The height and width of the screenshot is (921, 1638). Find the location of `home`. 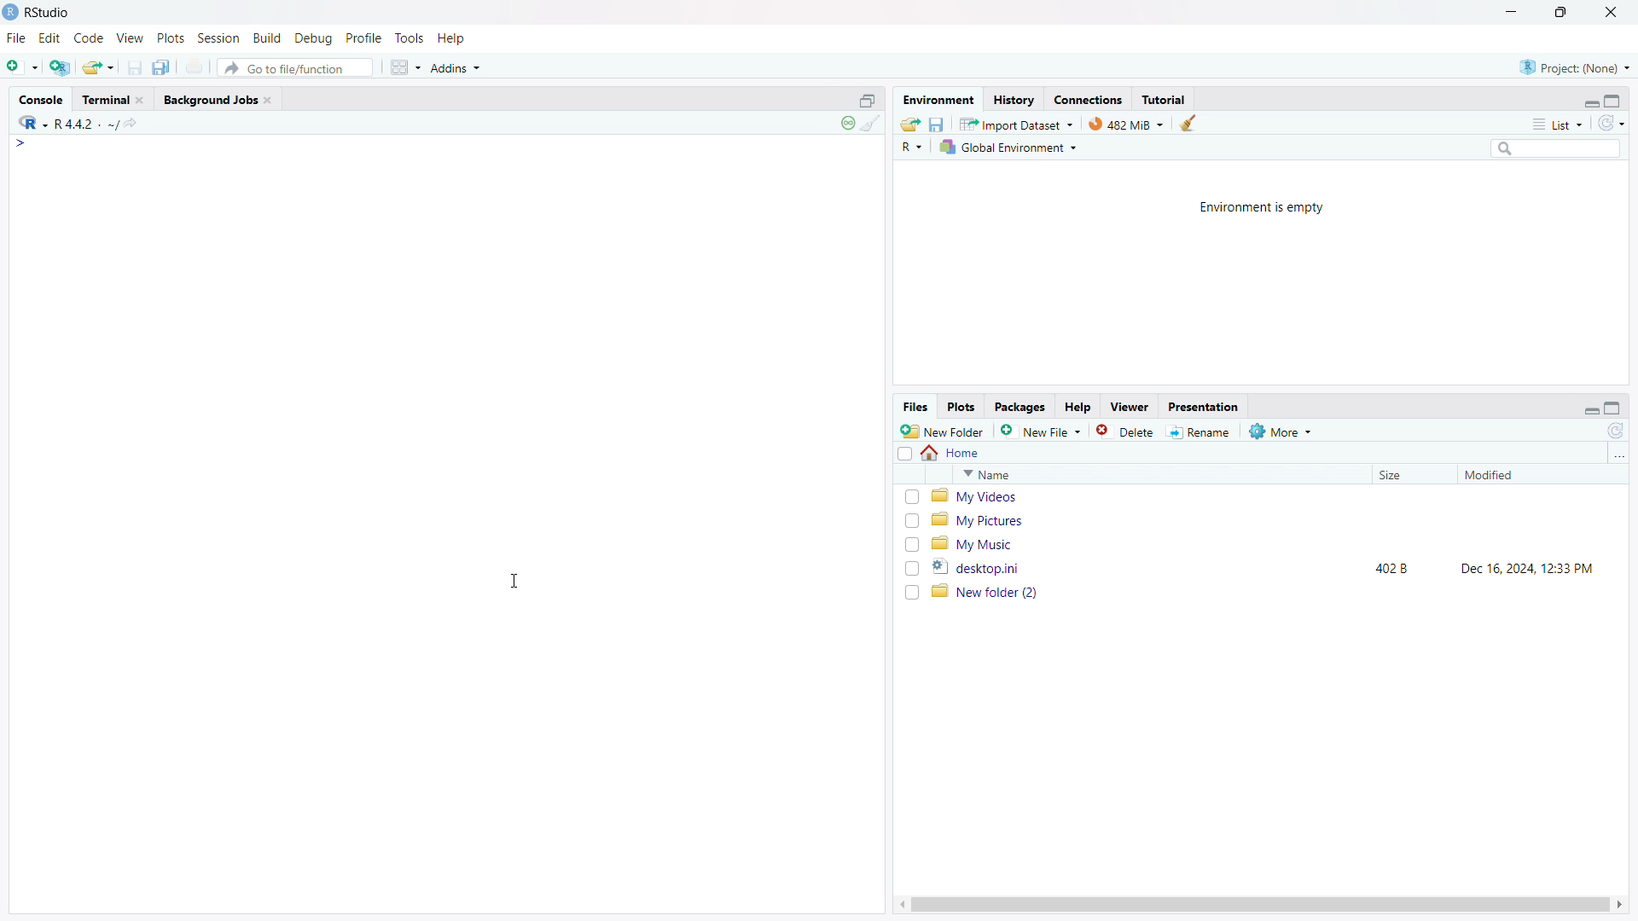

home is located at coordinates (952, 453).